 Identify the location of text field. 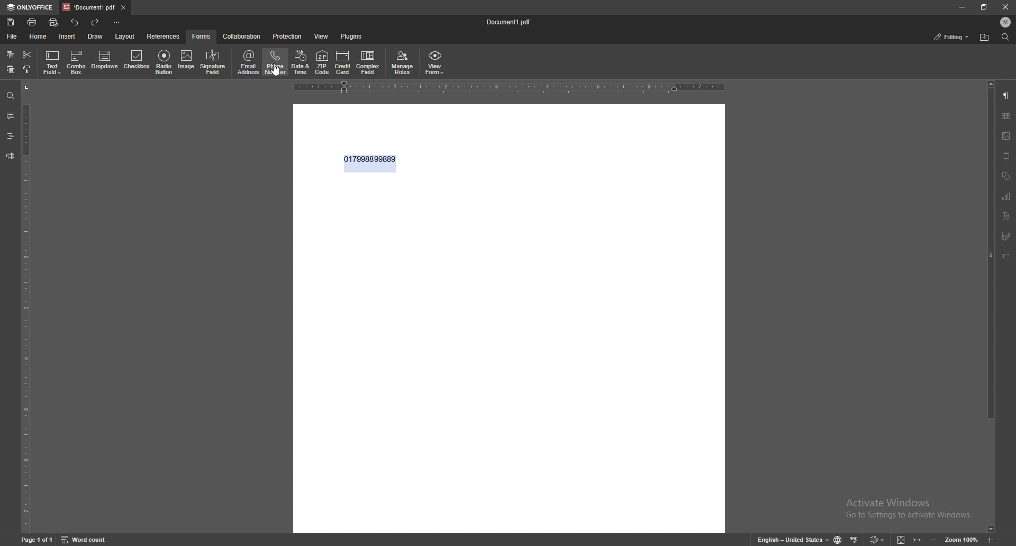
(52, 63).